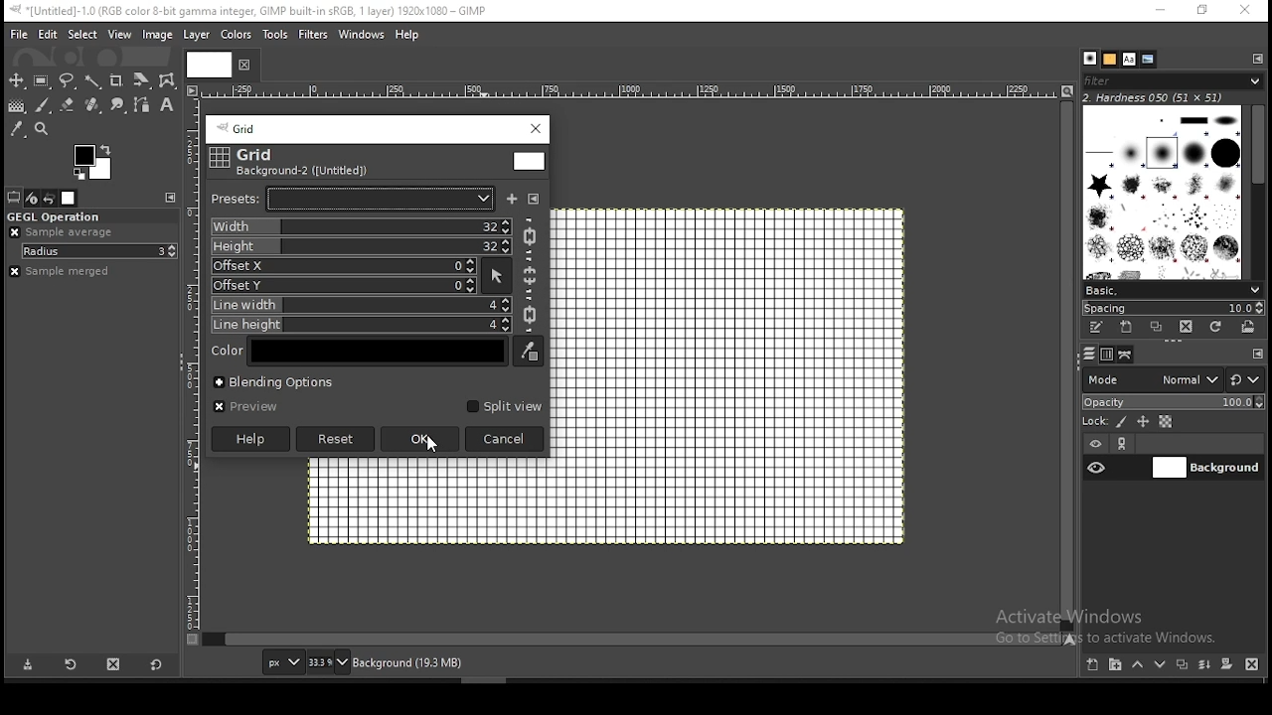  What do you see at coordinates (70, 199) in the screenshot?
I see `images` at bounding box center [70, 199].